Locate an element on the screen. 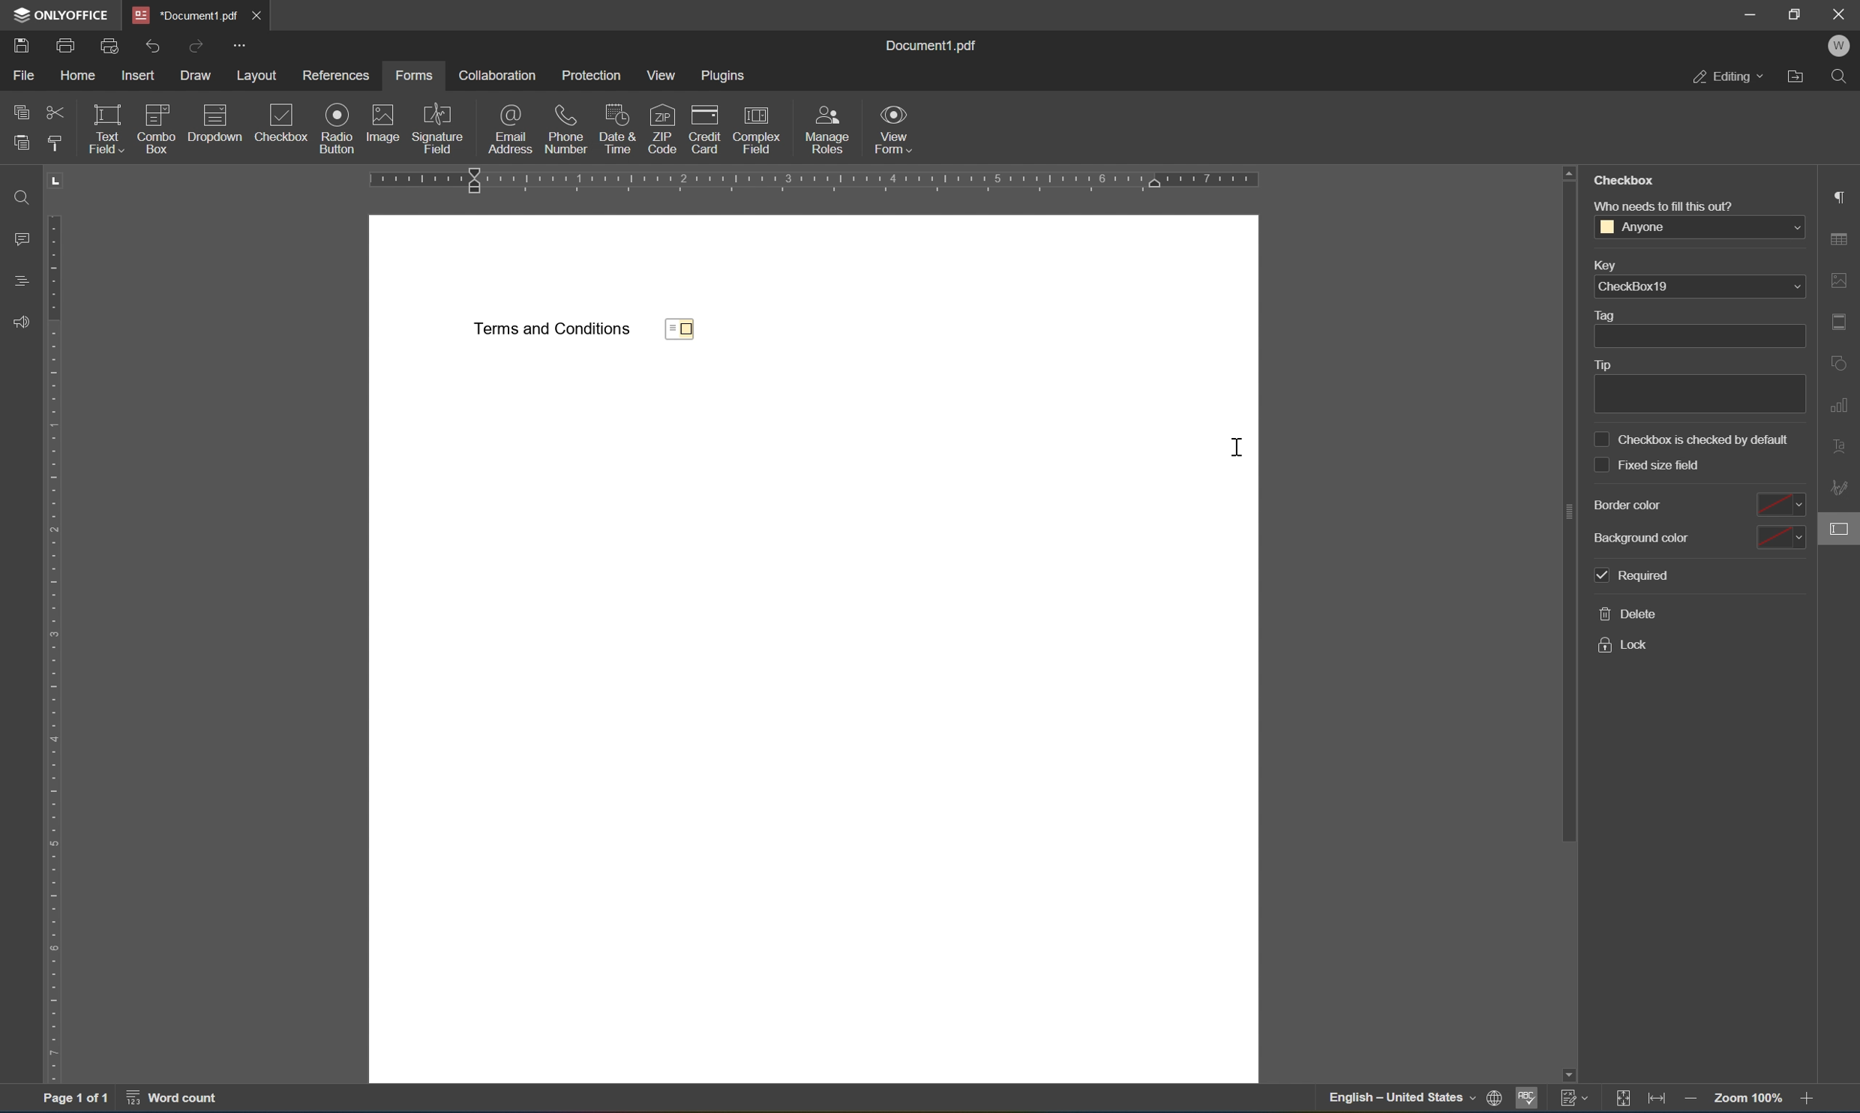 The width and height of the screenshot is (1860, 1113). save is located at coordinates (23, 46).